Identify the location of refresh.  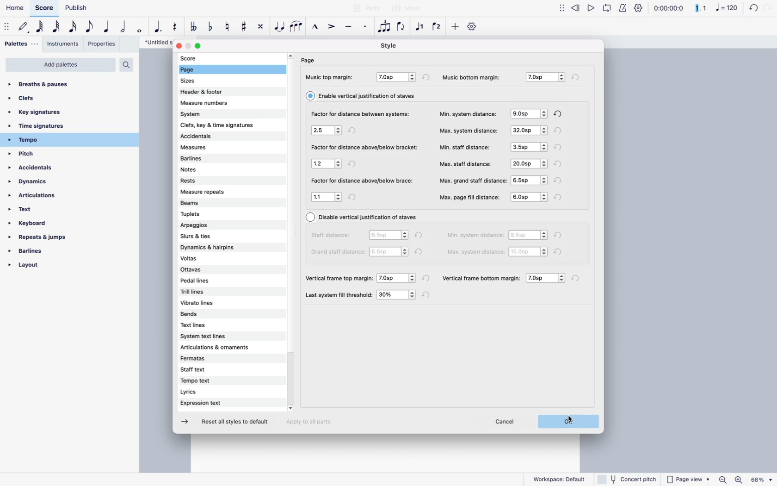
(561, 114).